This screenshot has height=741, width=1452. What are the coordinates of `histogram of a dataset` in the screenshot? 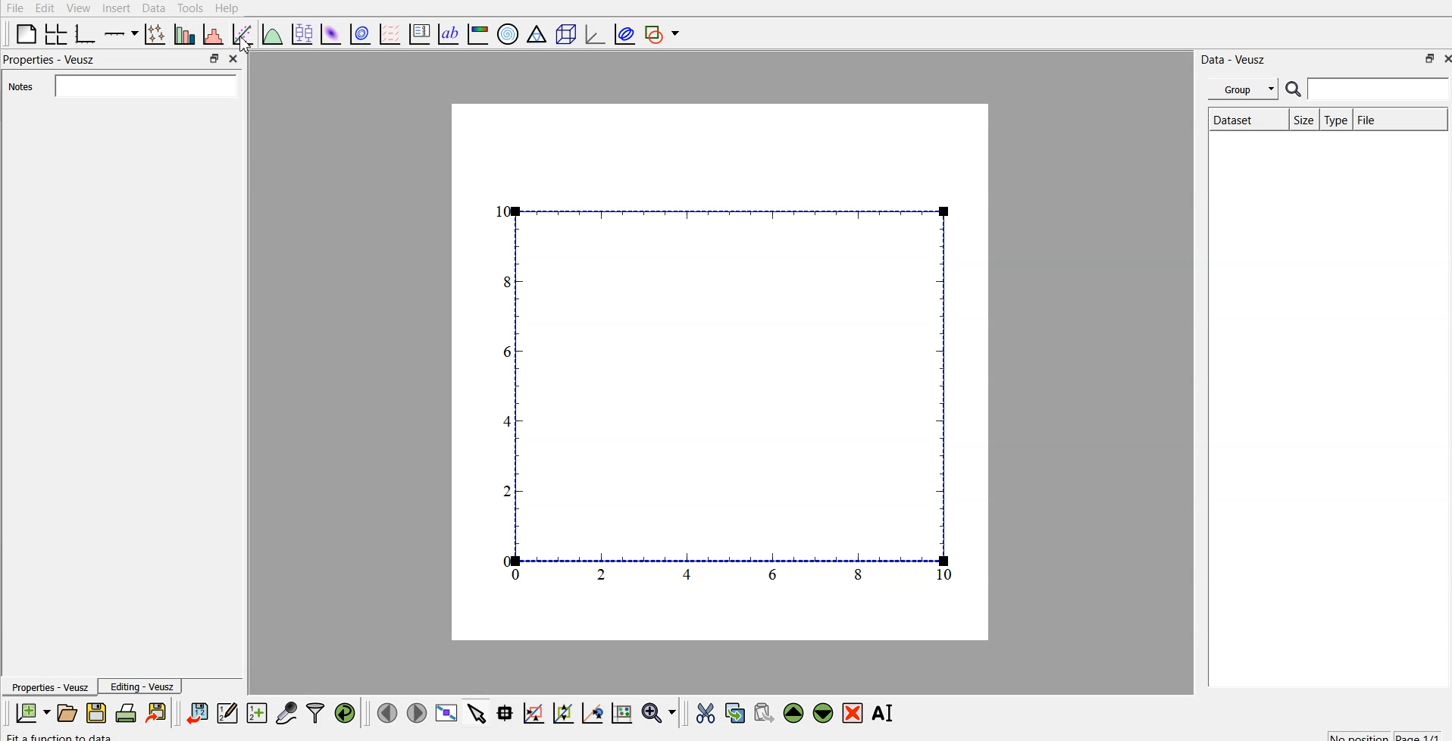 It's located at (212, 34).